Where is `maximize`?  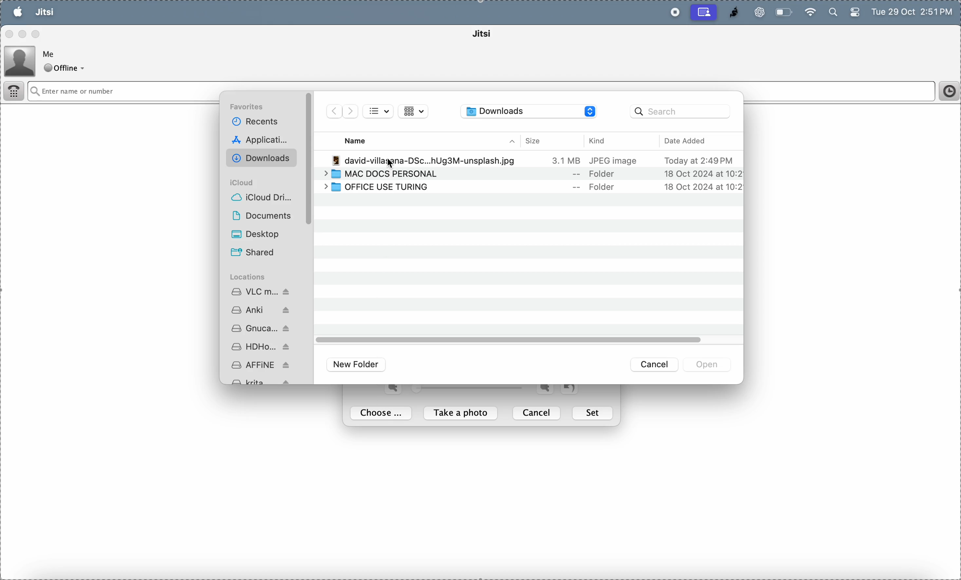 maximize is located at coordinates (37, 33).